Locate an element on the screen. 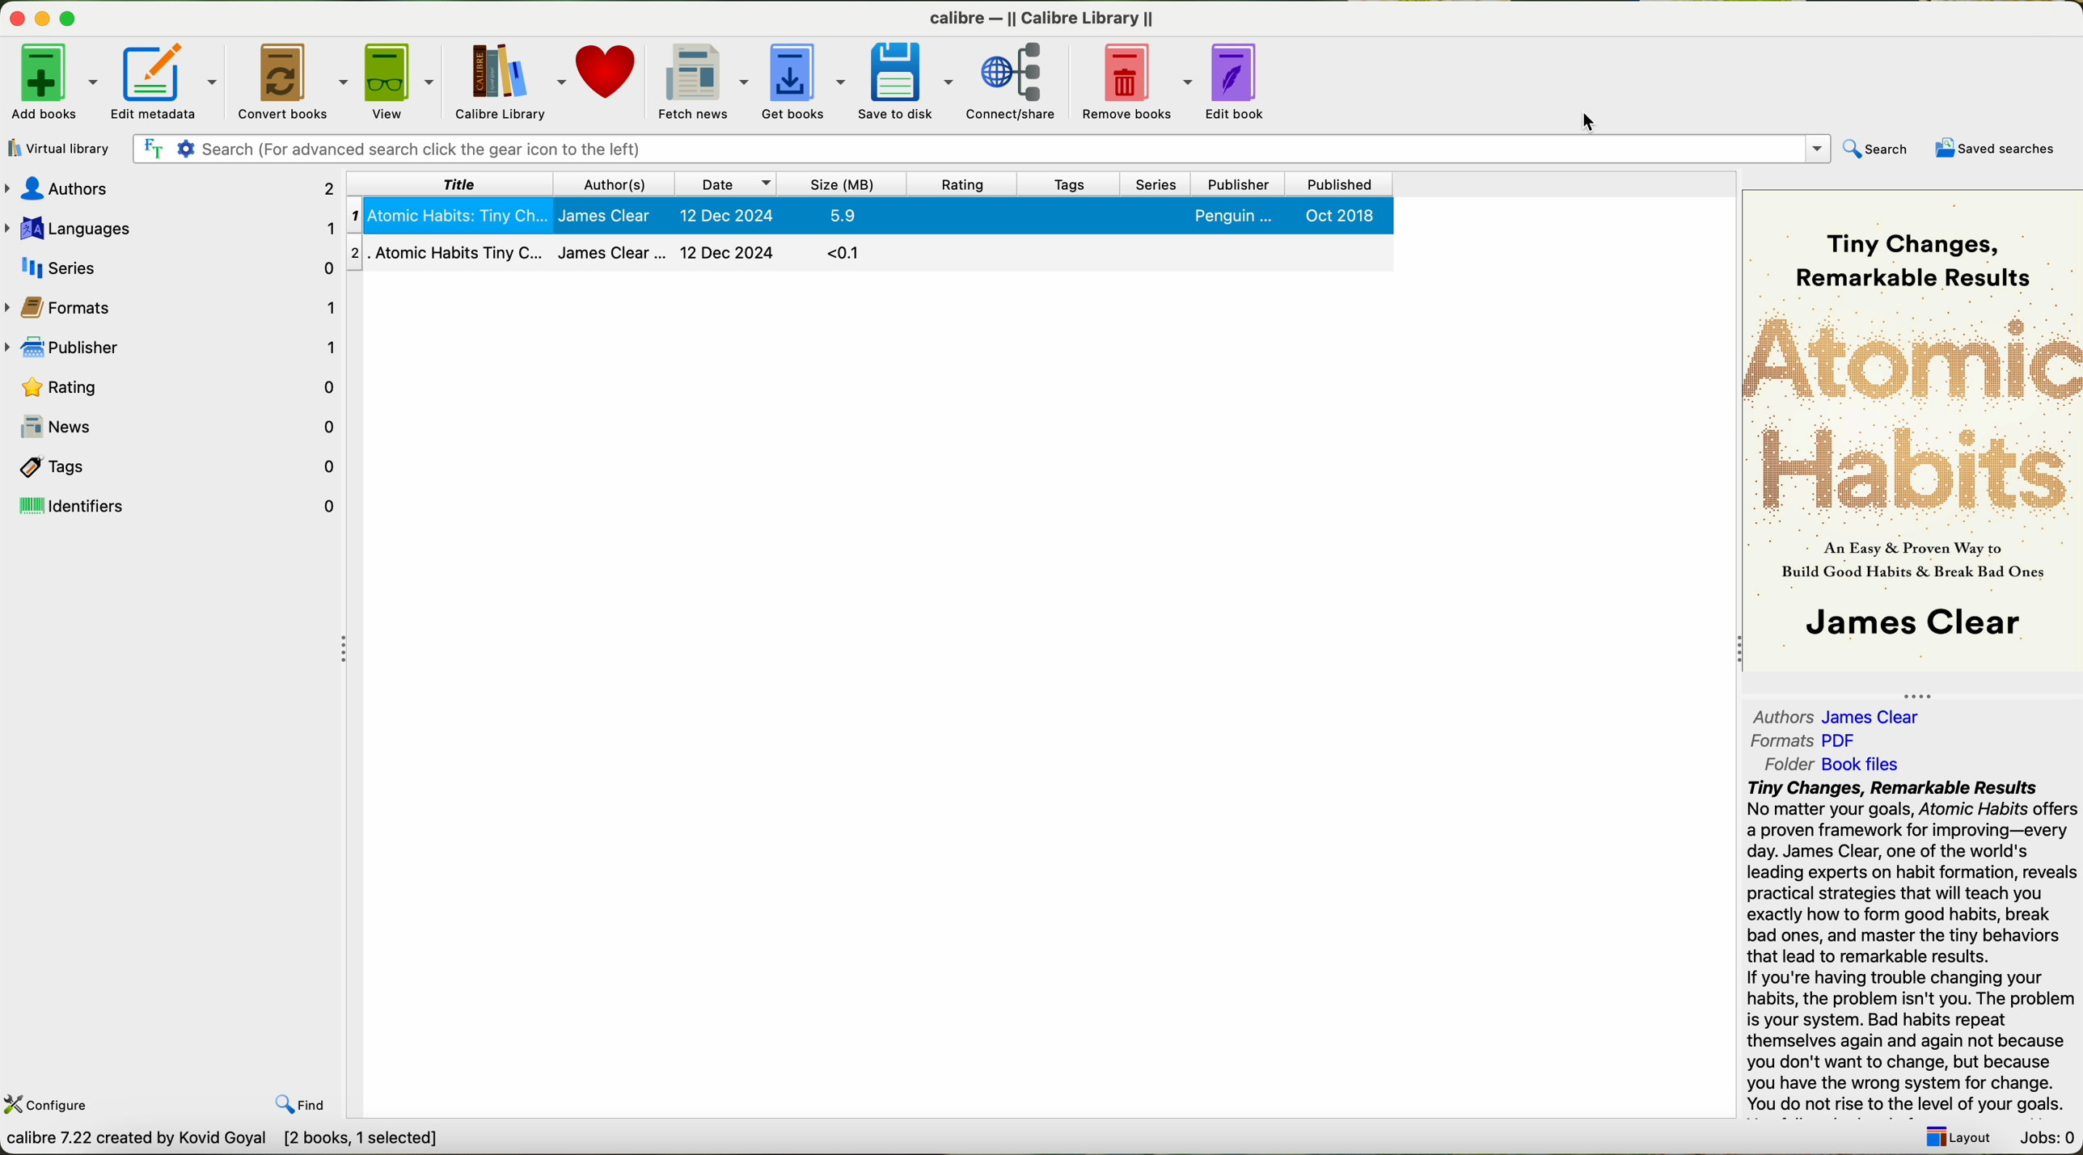 This screenshot has width=2083, height=1155. Oct 2018 is located at coordinates (1348, 222).